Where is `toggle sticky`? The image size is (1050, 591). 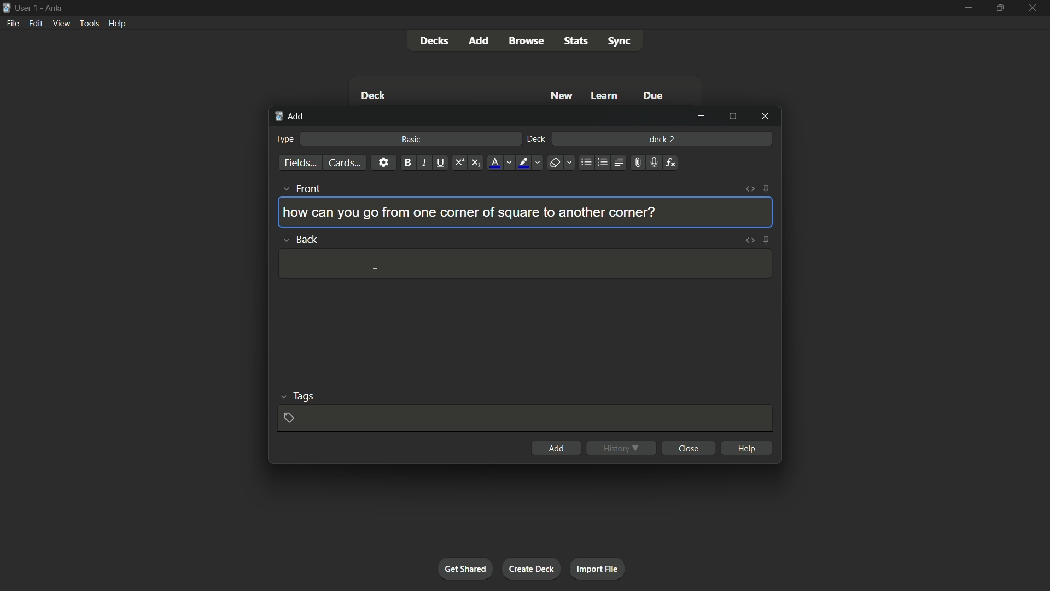
toggle sticky is located at coordinates (767, 189).